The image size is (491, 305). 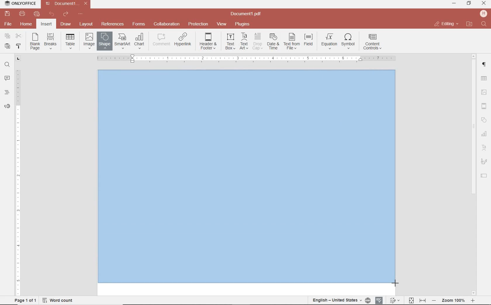 What do you see at coordinates (485, 13) in the screenshot?
I see `hp` at bounding box center [485, 13].